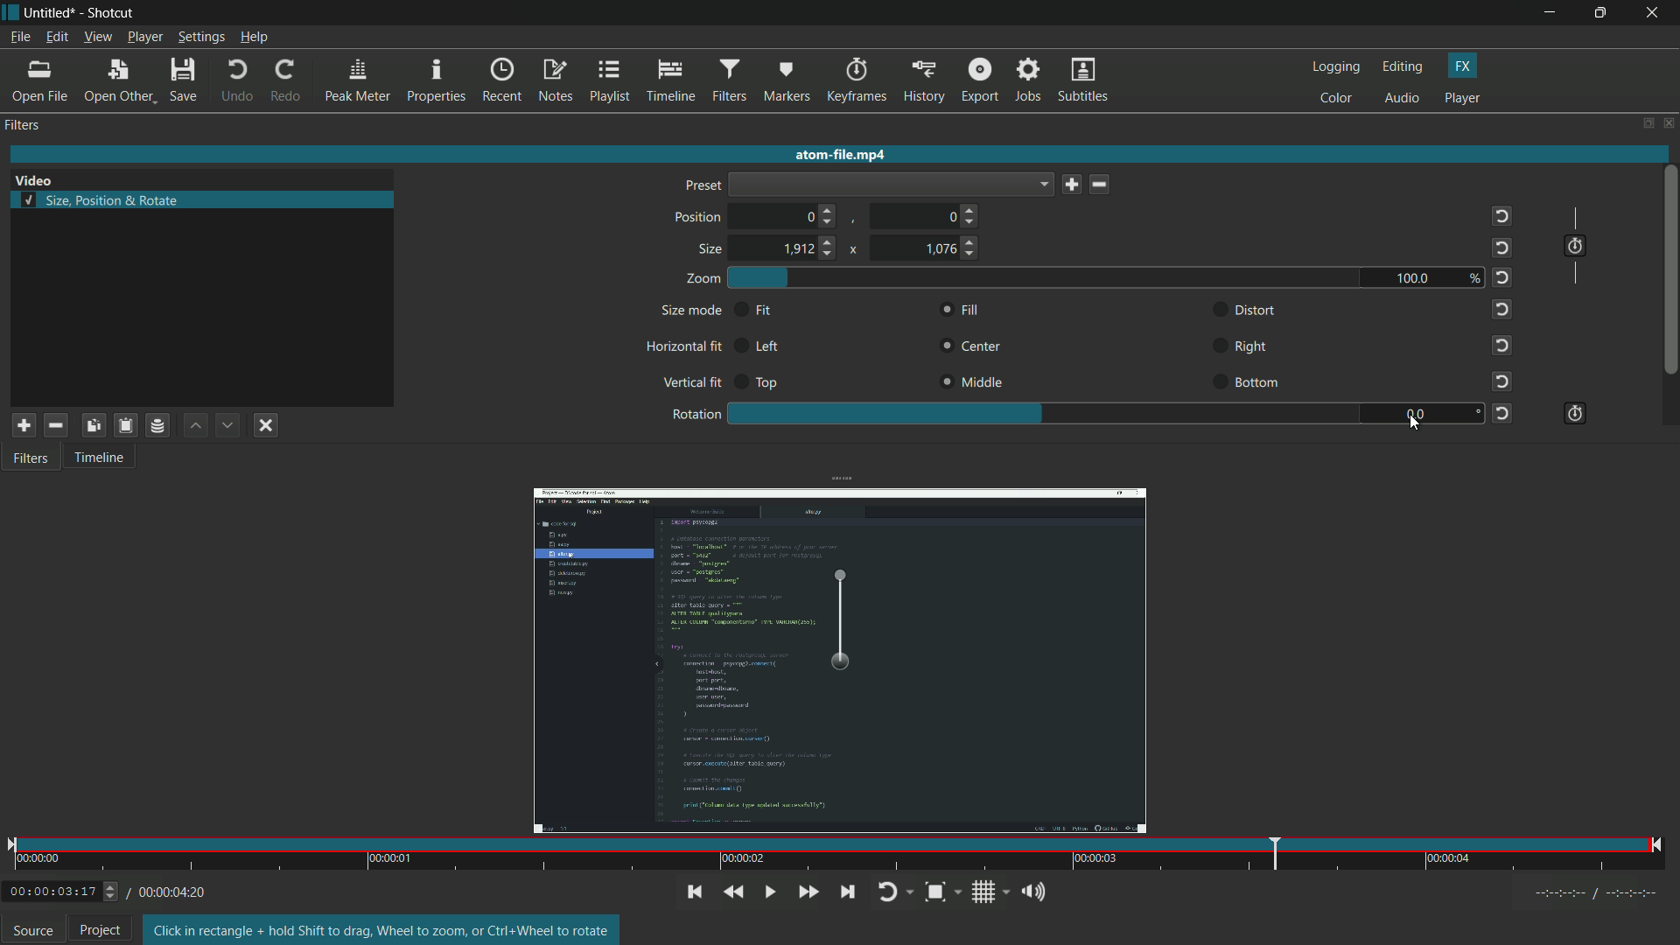  I want to click on rotation, so click(694, 416).